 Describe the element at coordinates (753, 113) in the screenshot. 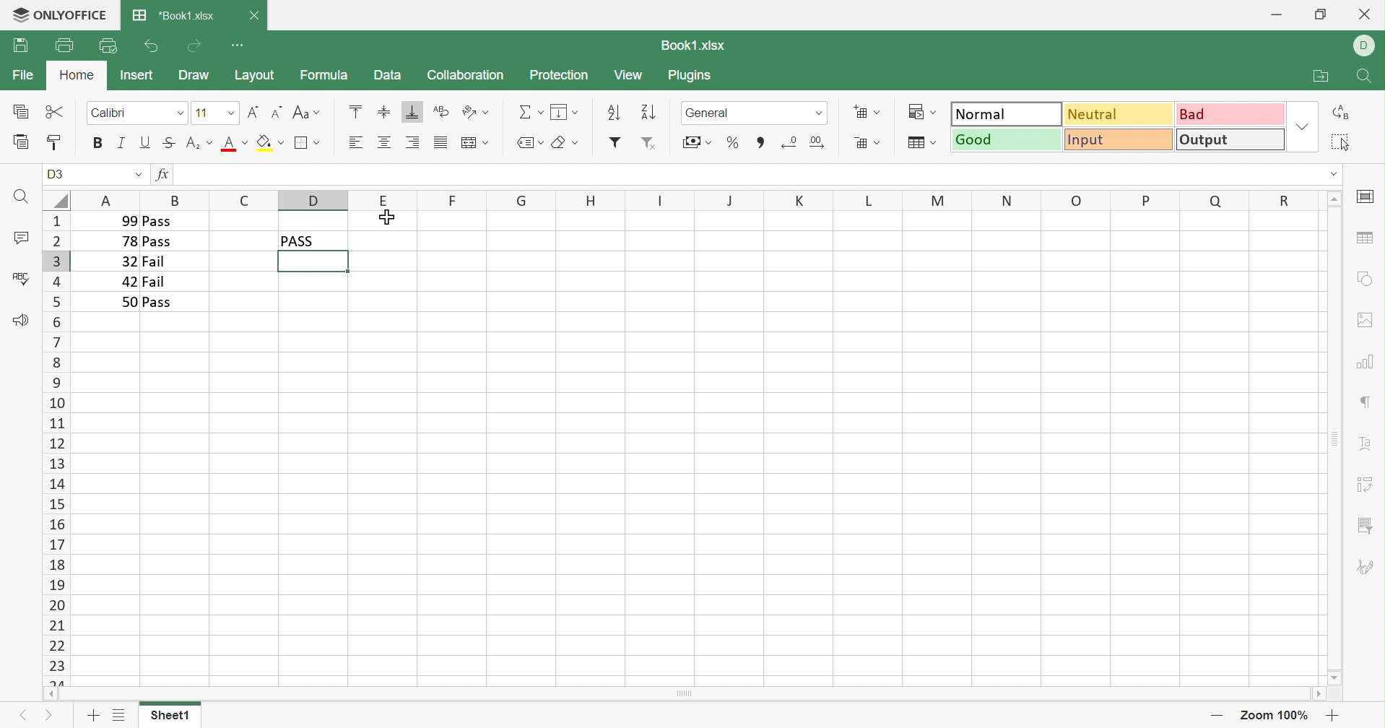

I see `Number format` at that location.